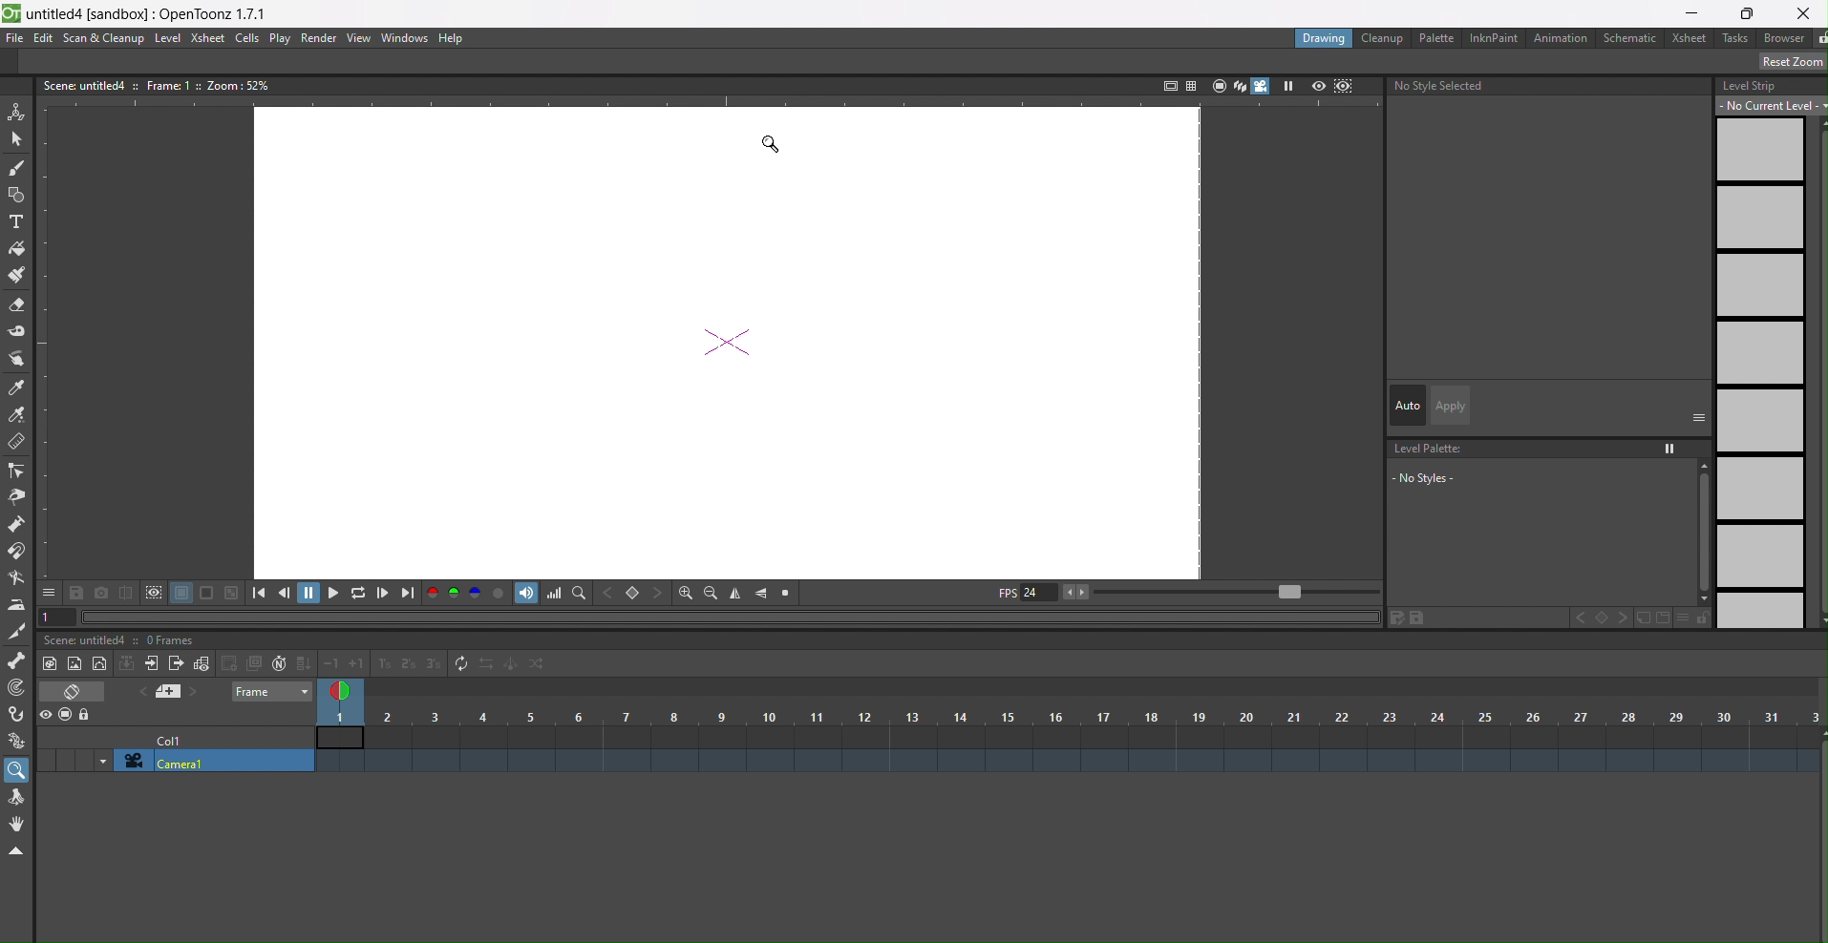 This screenshot has width=1828, height=943. Describe the element at coordinates (770, 147) in the screenshot. I see `cursor` at that location.